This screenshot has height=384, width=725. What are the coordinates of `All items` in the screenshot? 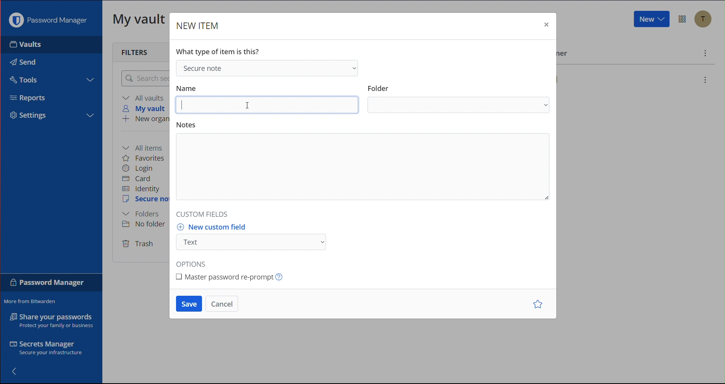 It's located at (145, 147).